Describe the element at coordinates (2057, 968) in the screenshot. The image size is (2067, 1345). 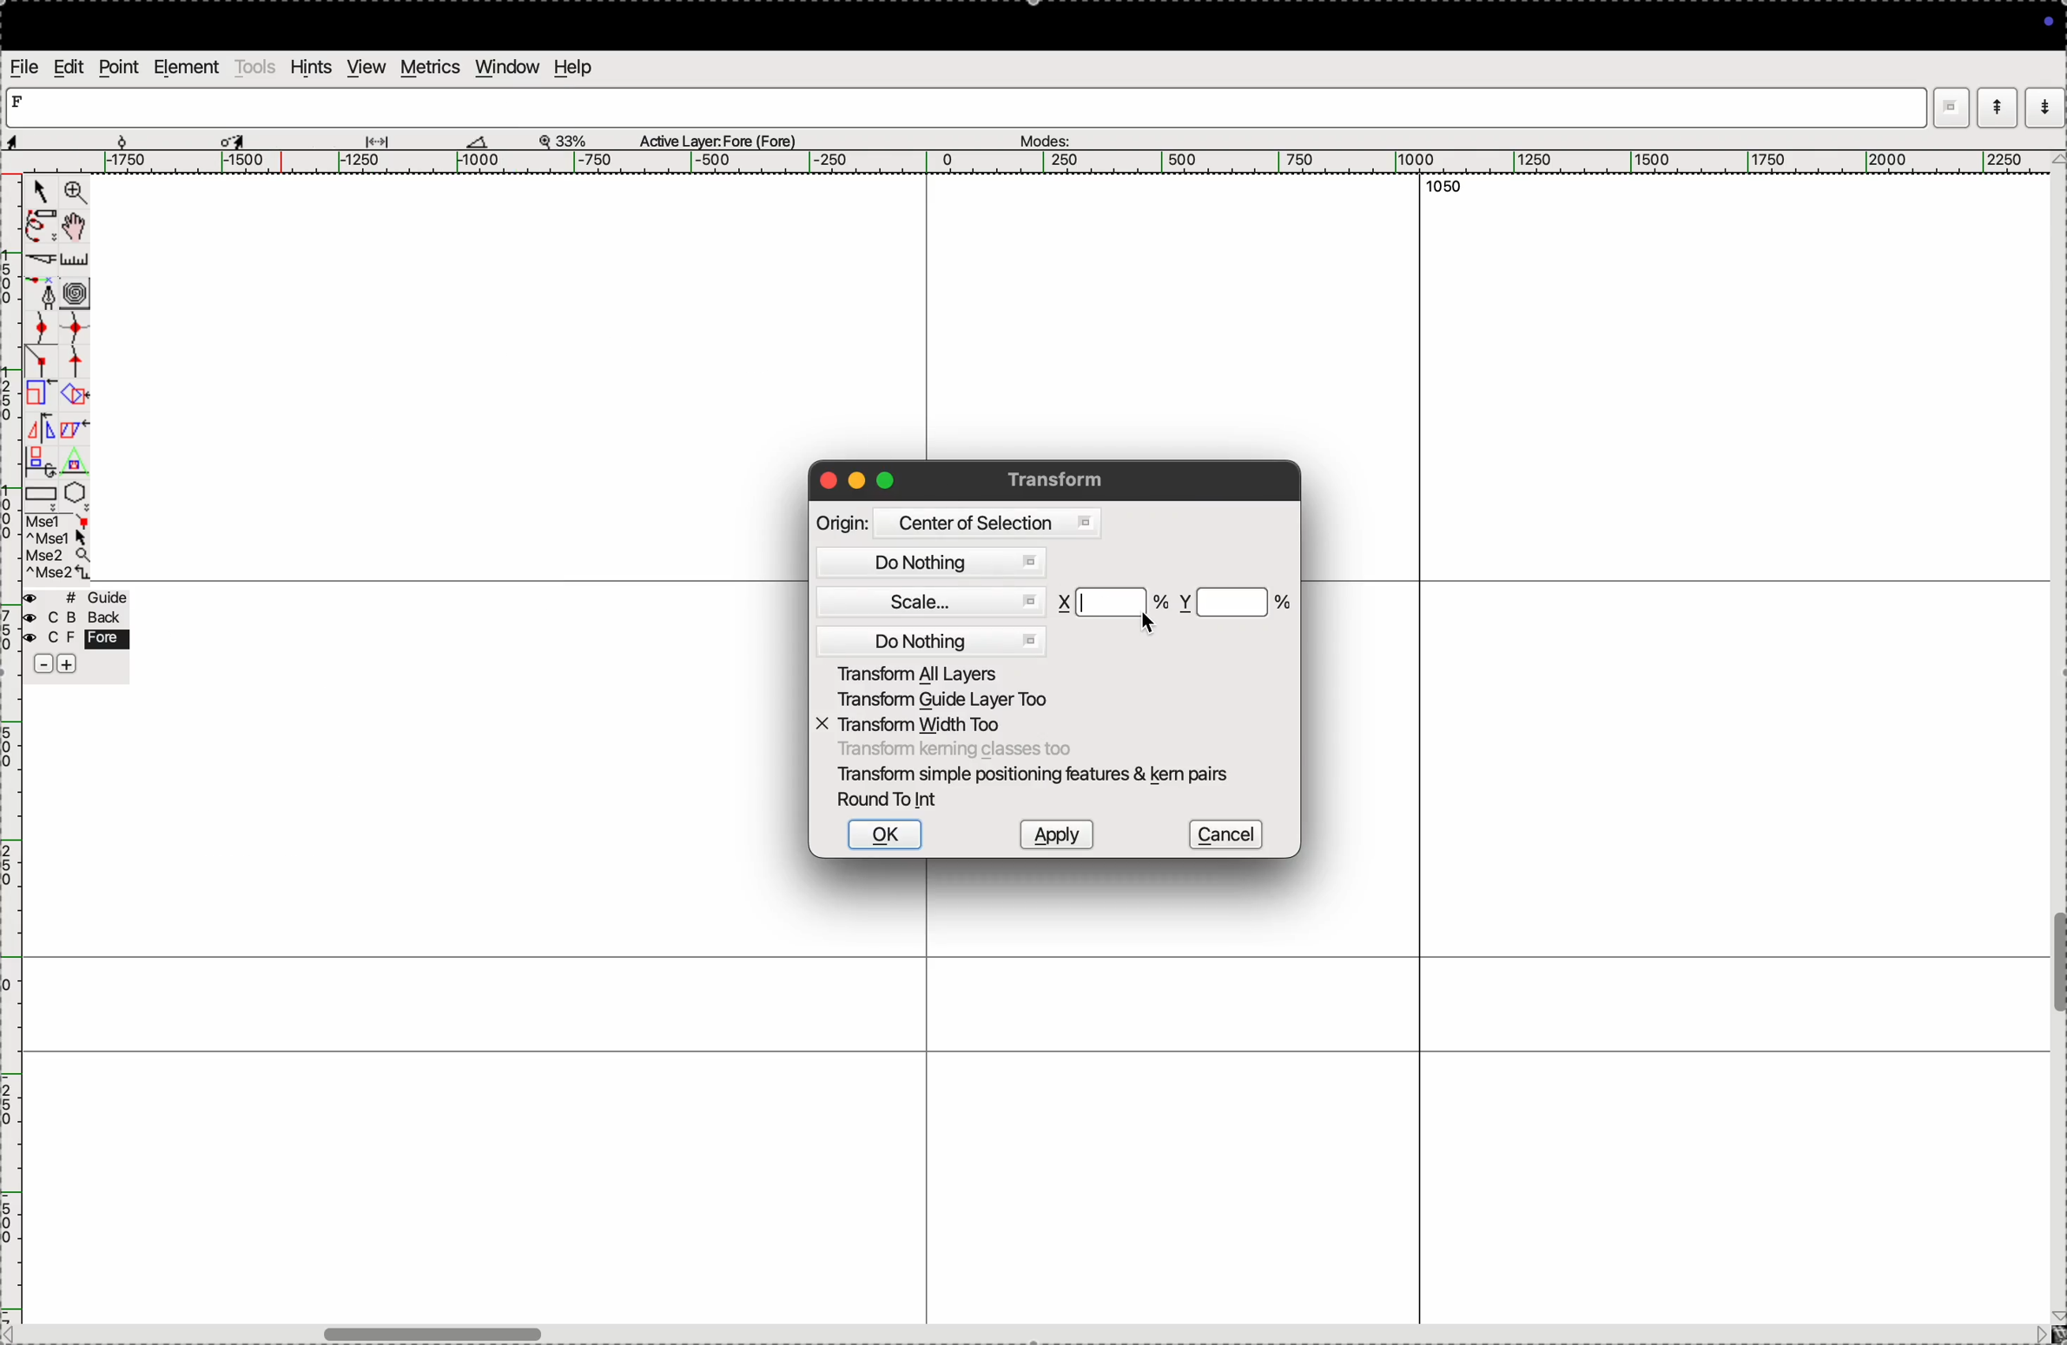
I see `toogle` at that location.